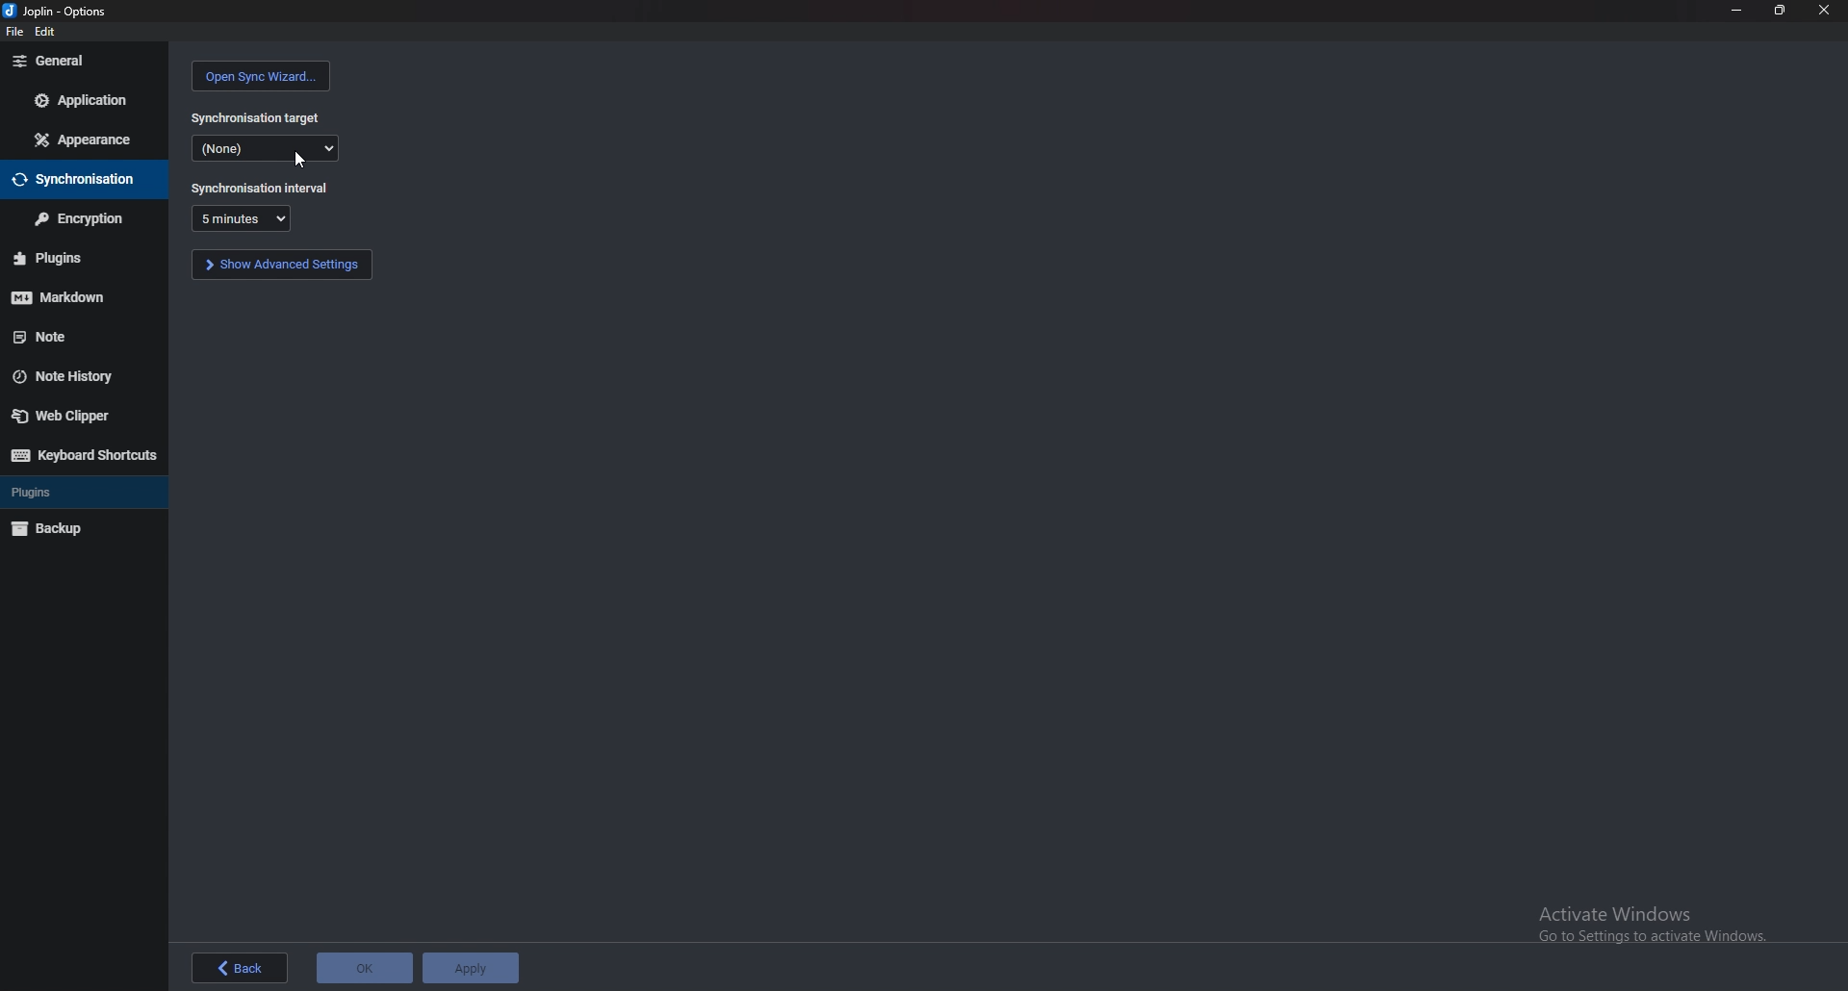  What do you see at coordinates (79, 334) in the screenshot?
I see `note` at bounding box center [79, 334].